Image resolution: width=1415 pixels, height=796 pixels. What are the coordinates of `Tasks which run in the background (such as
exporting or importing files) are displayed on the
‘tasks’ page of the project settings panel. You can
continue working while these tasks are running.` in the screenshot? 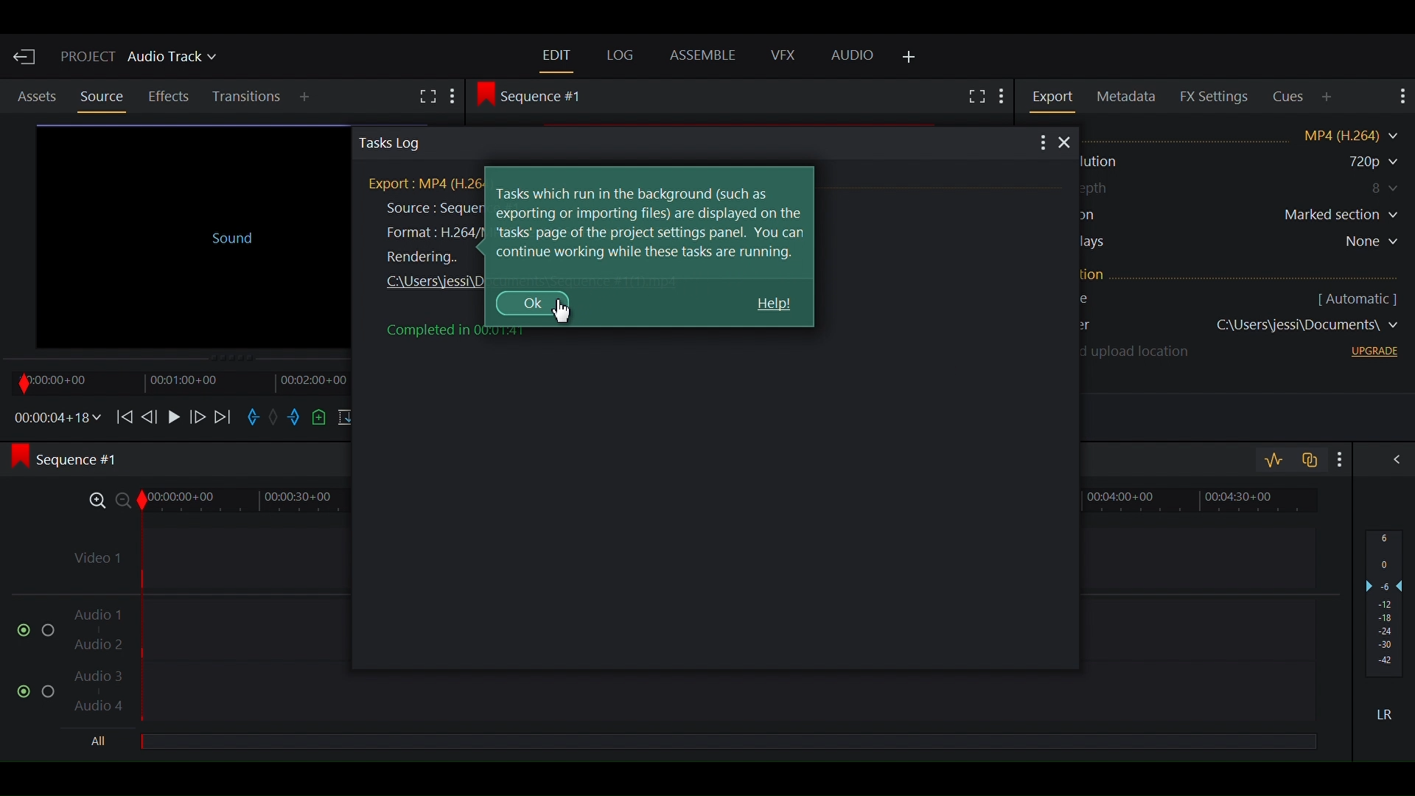 It's located at (651, 223).